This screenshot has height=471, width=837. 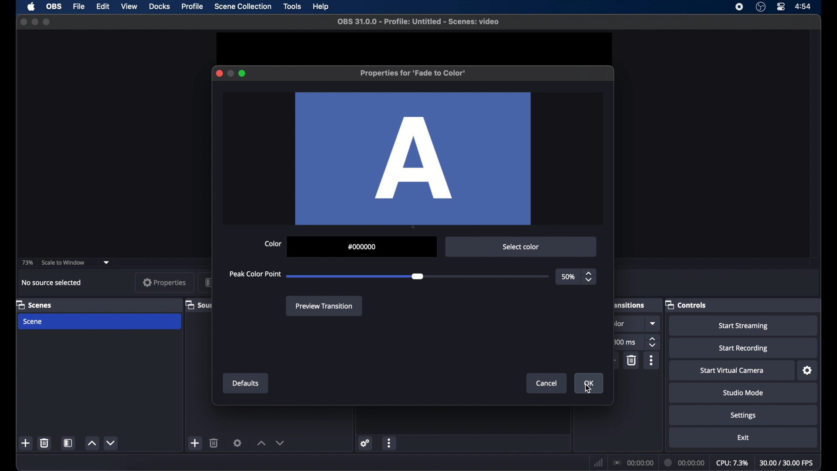 What do you see at coordinates (25, 443) in the screenshot?
I see `add` at bounding box center [25, 443].